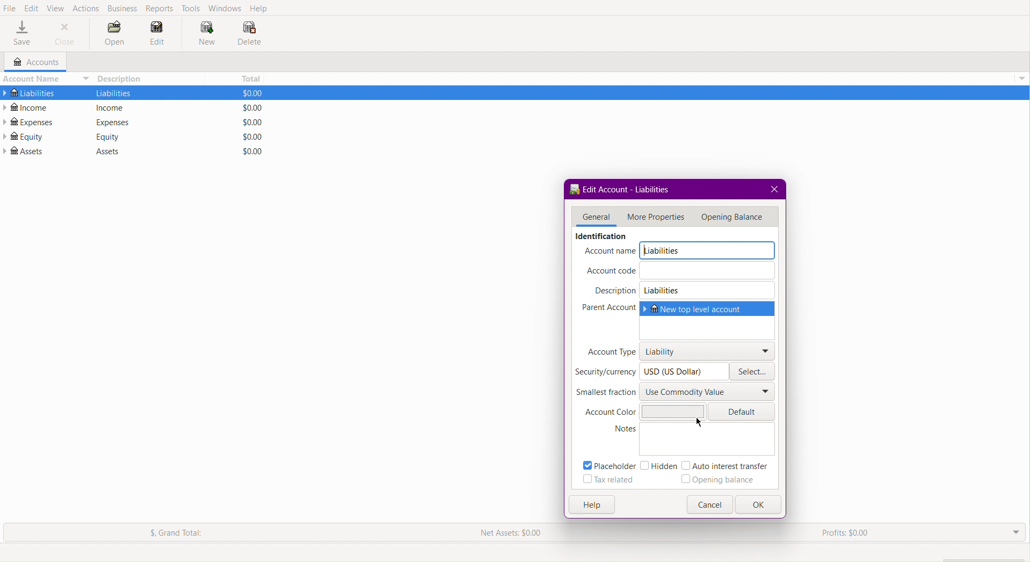  Describe the element at coordinates (726, 466) in the screenshot. I see `Auto interest transfer` at that location.